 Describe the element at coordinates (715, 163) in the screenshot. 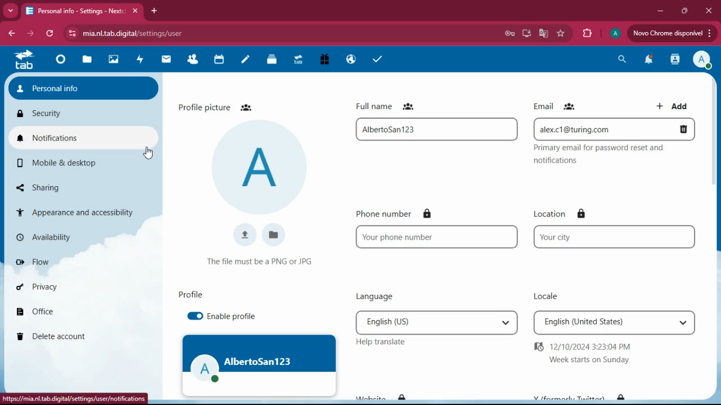

I see `scroll` at that location.